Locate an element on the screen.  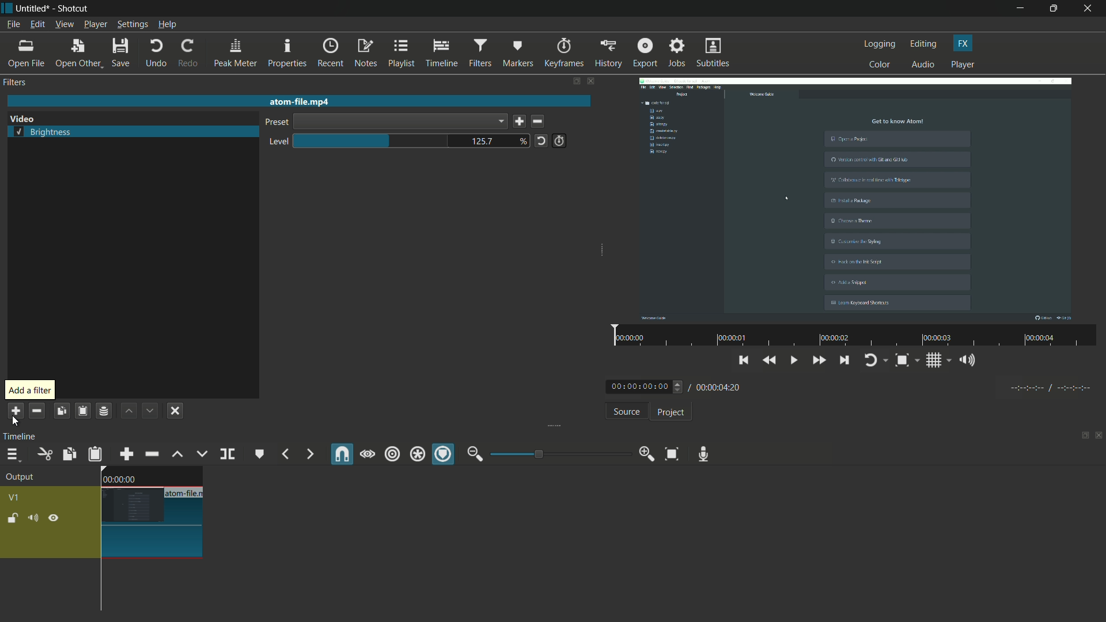
logging is located at coordinates (880, 44).